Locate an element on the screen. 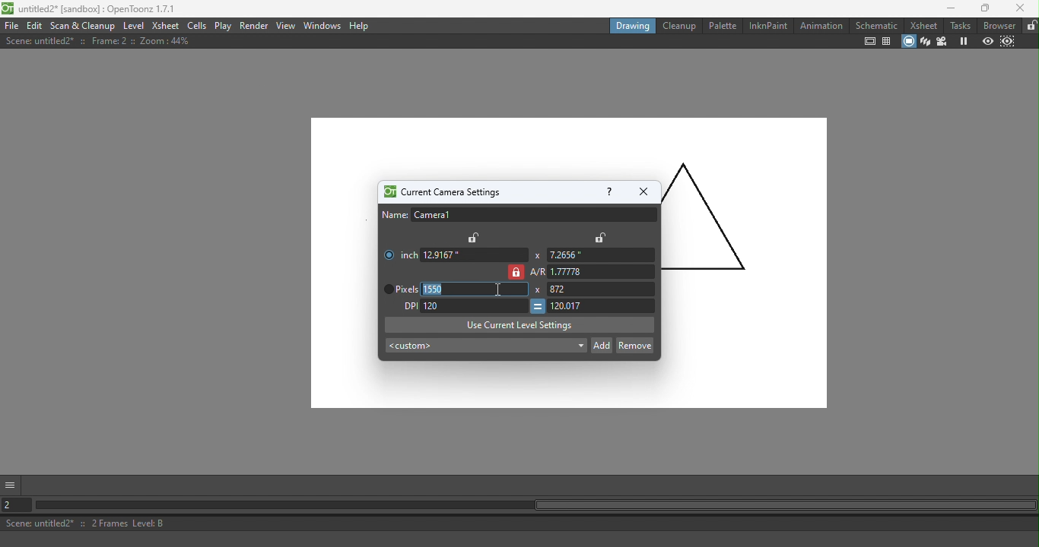 Image resolution: width=1039 pixels, height=547 pixels. Xsheet is located at coordinates (166, 25).